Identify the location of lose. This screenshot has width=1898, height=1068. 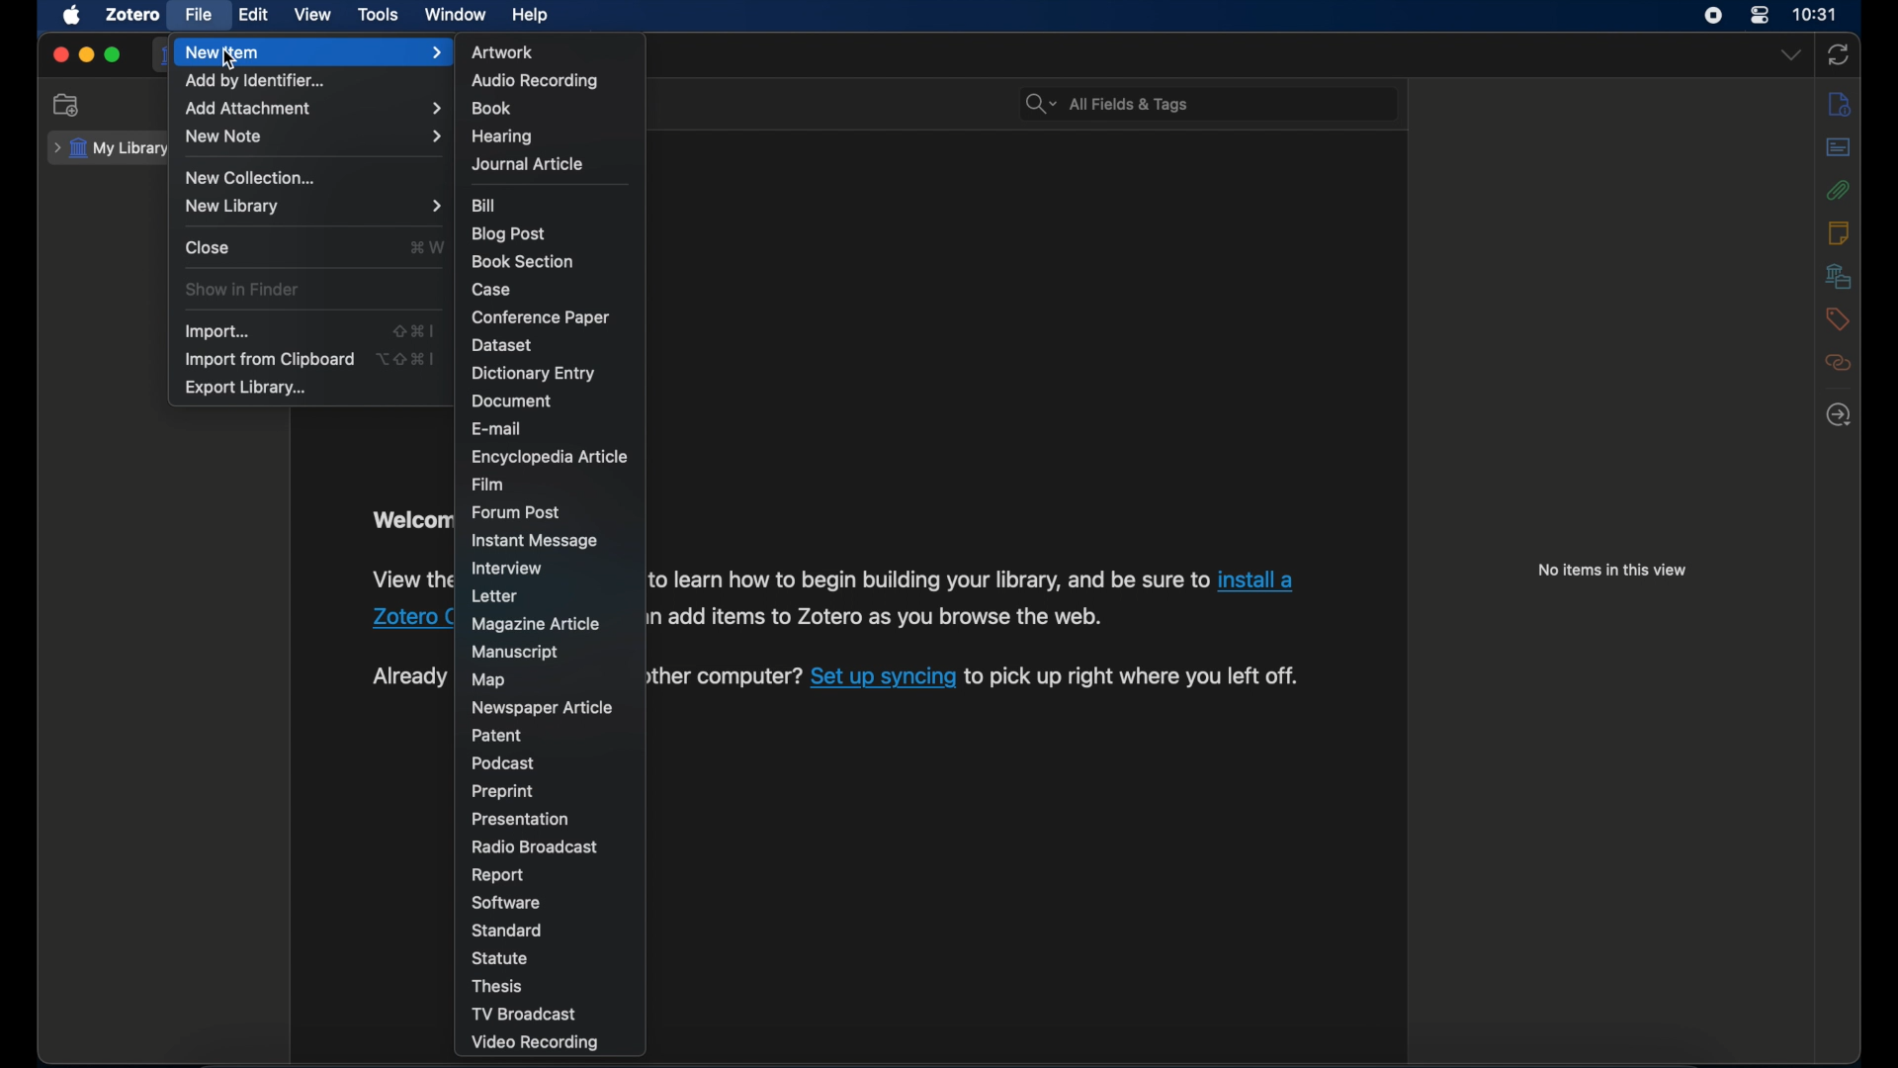
(207, 246).